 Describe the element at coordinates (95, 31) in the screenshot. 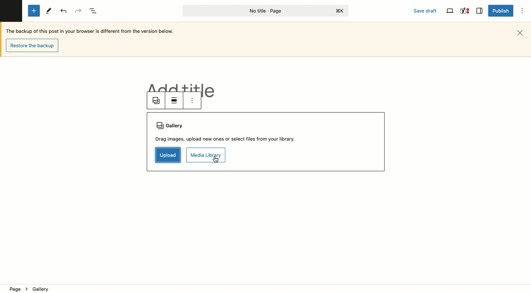

I see `he backup of this post in your browser is different from the version below.` at that location.